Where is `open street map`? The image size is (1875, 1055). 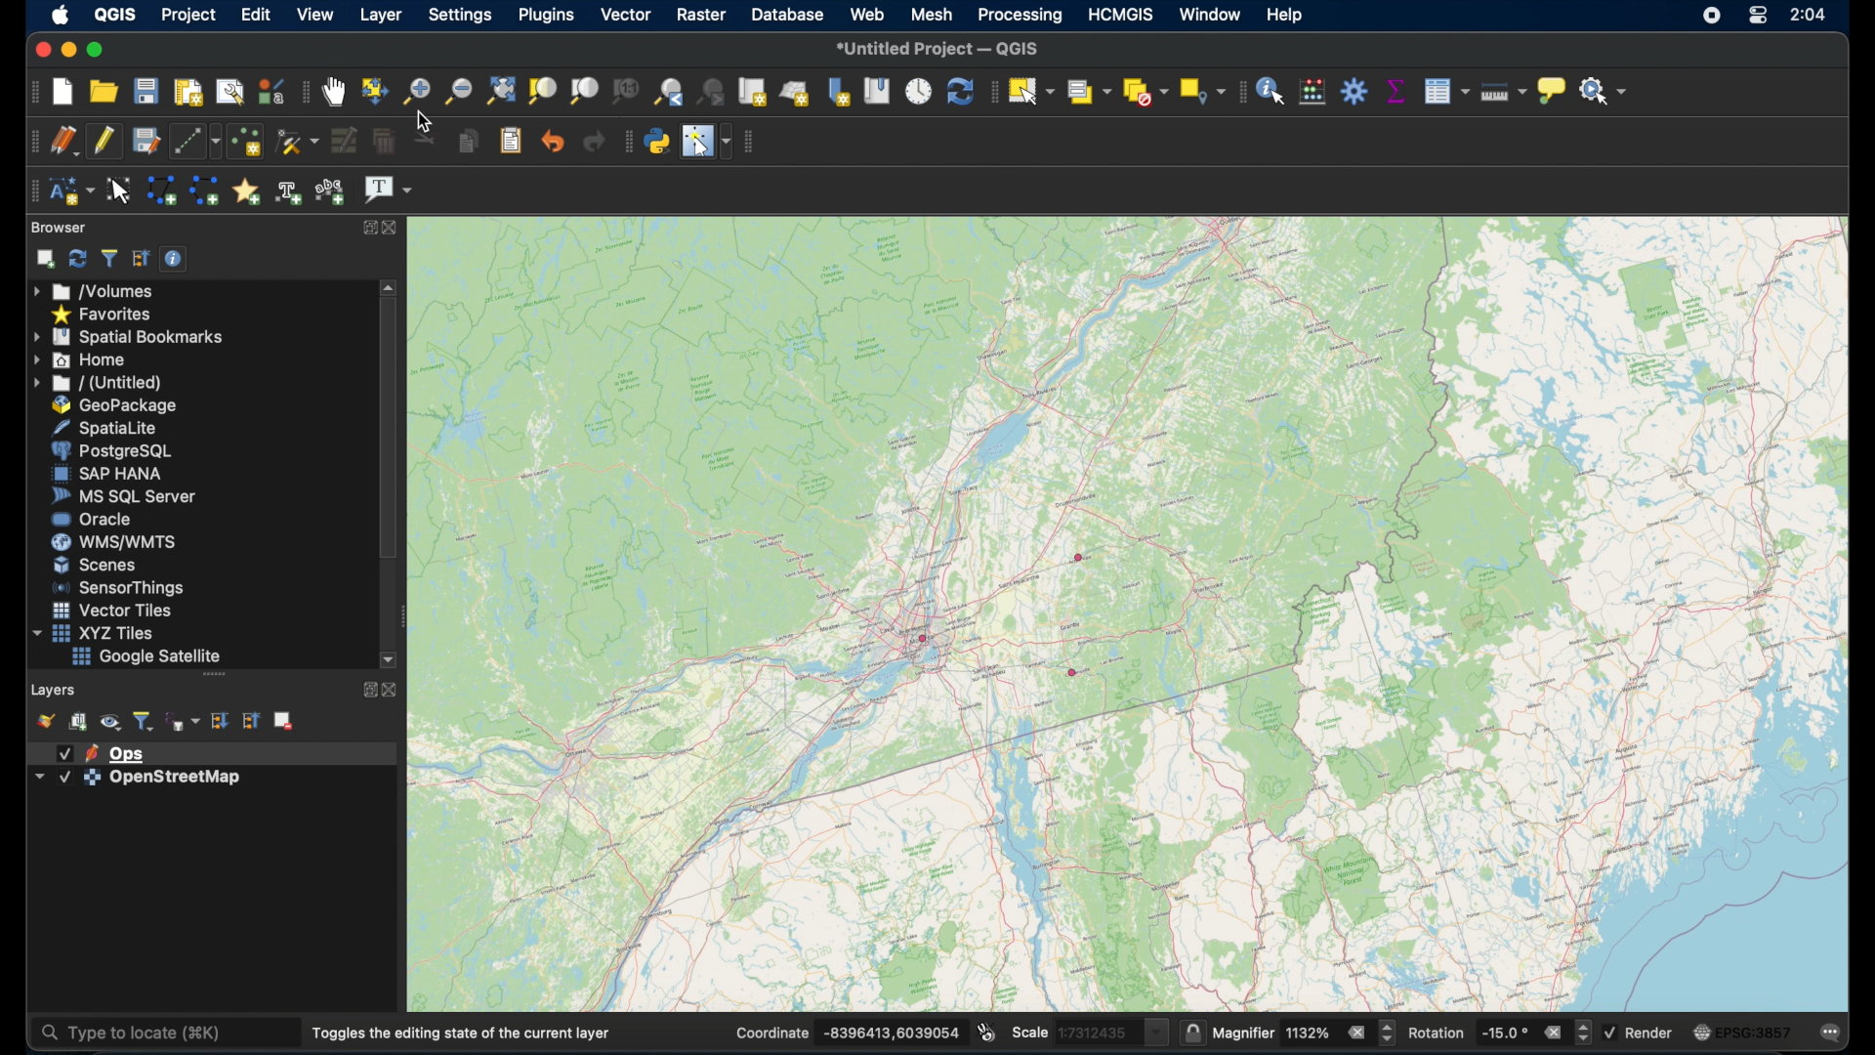
open street map is located at coordinates (1124, 377).